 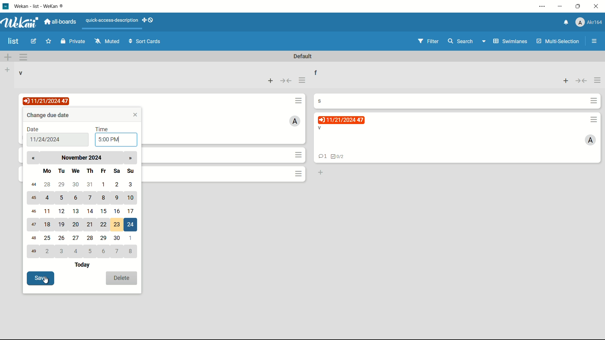 I want to click on sort cards, so click(x=145, y=42).